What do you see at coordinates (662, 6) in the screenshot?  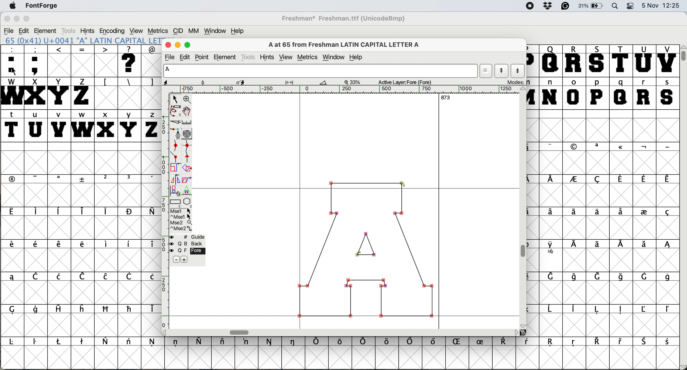 I see `date and time` at bounding box center [662, 6].